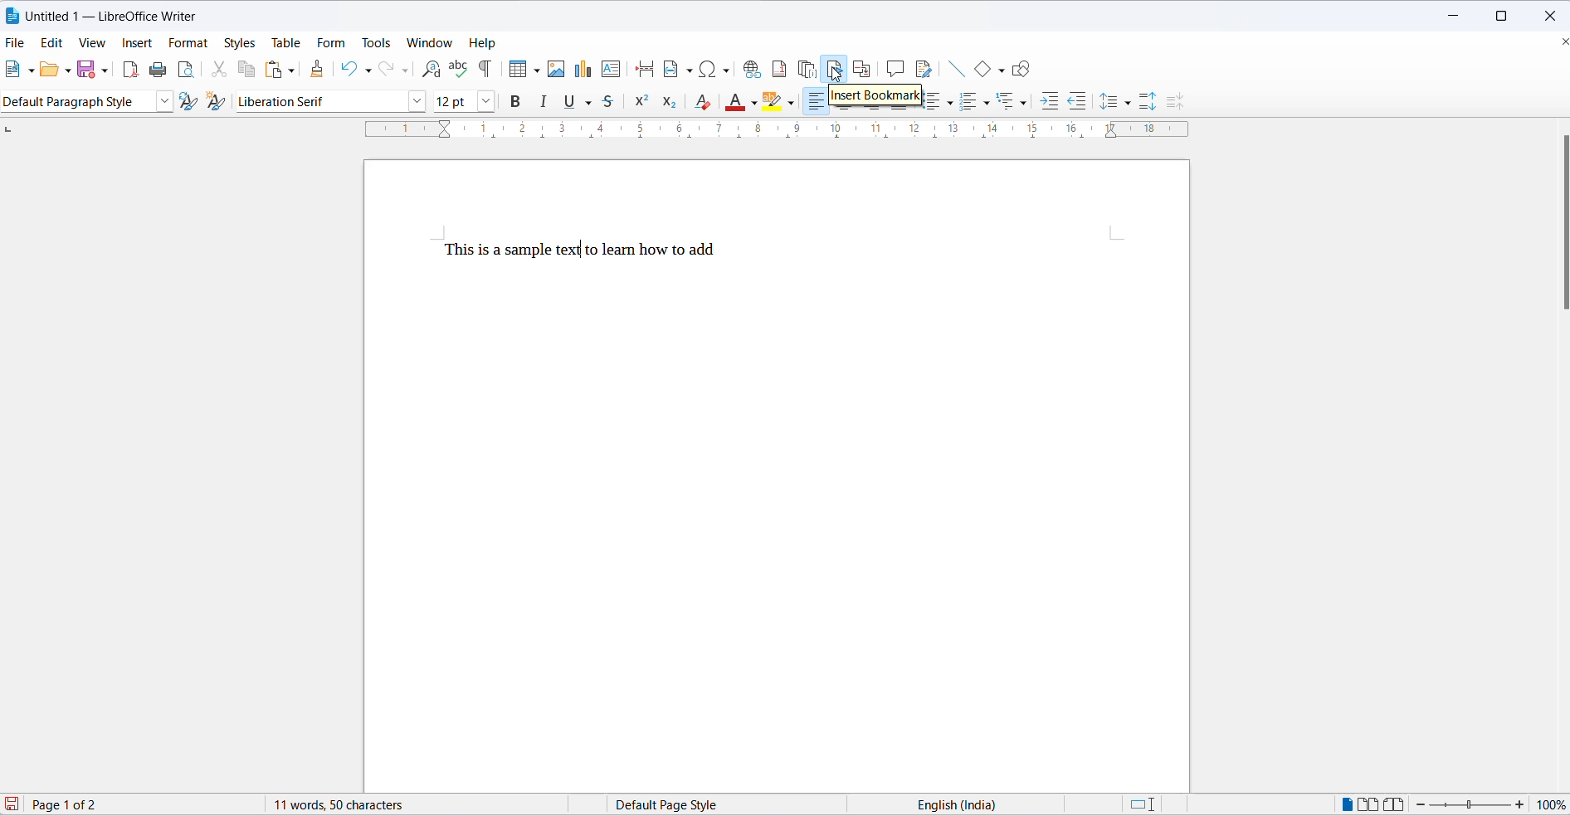 The image size is (1570, 816). I want to click on add text, so click(613, 70).